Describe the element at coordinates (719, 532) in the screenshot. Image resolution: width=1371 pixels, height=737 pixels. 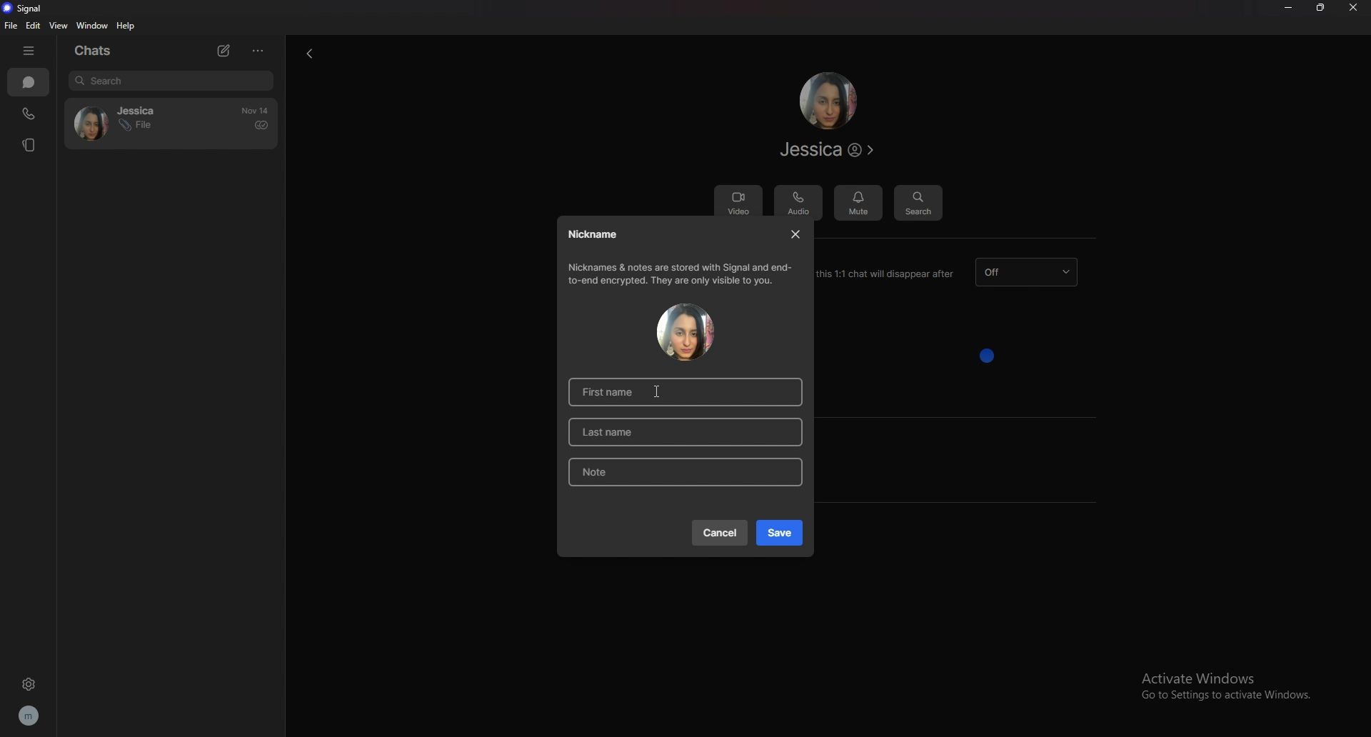
I see `cancel` at that location.